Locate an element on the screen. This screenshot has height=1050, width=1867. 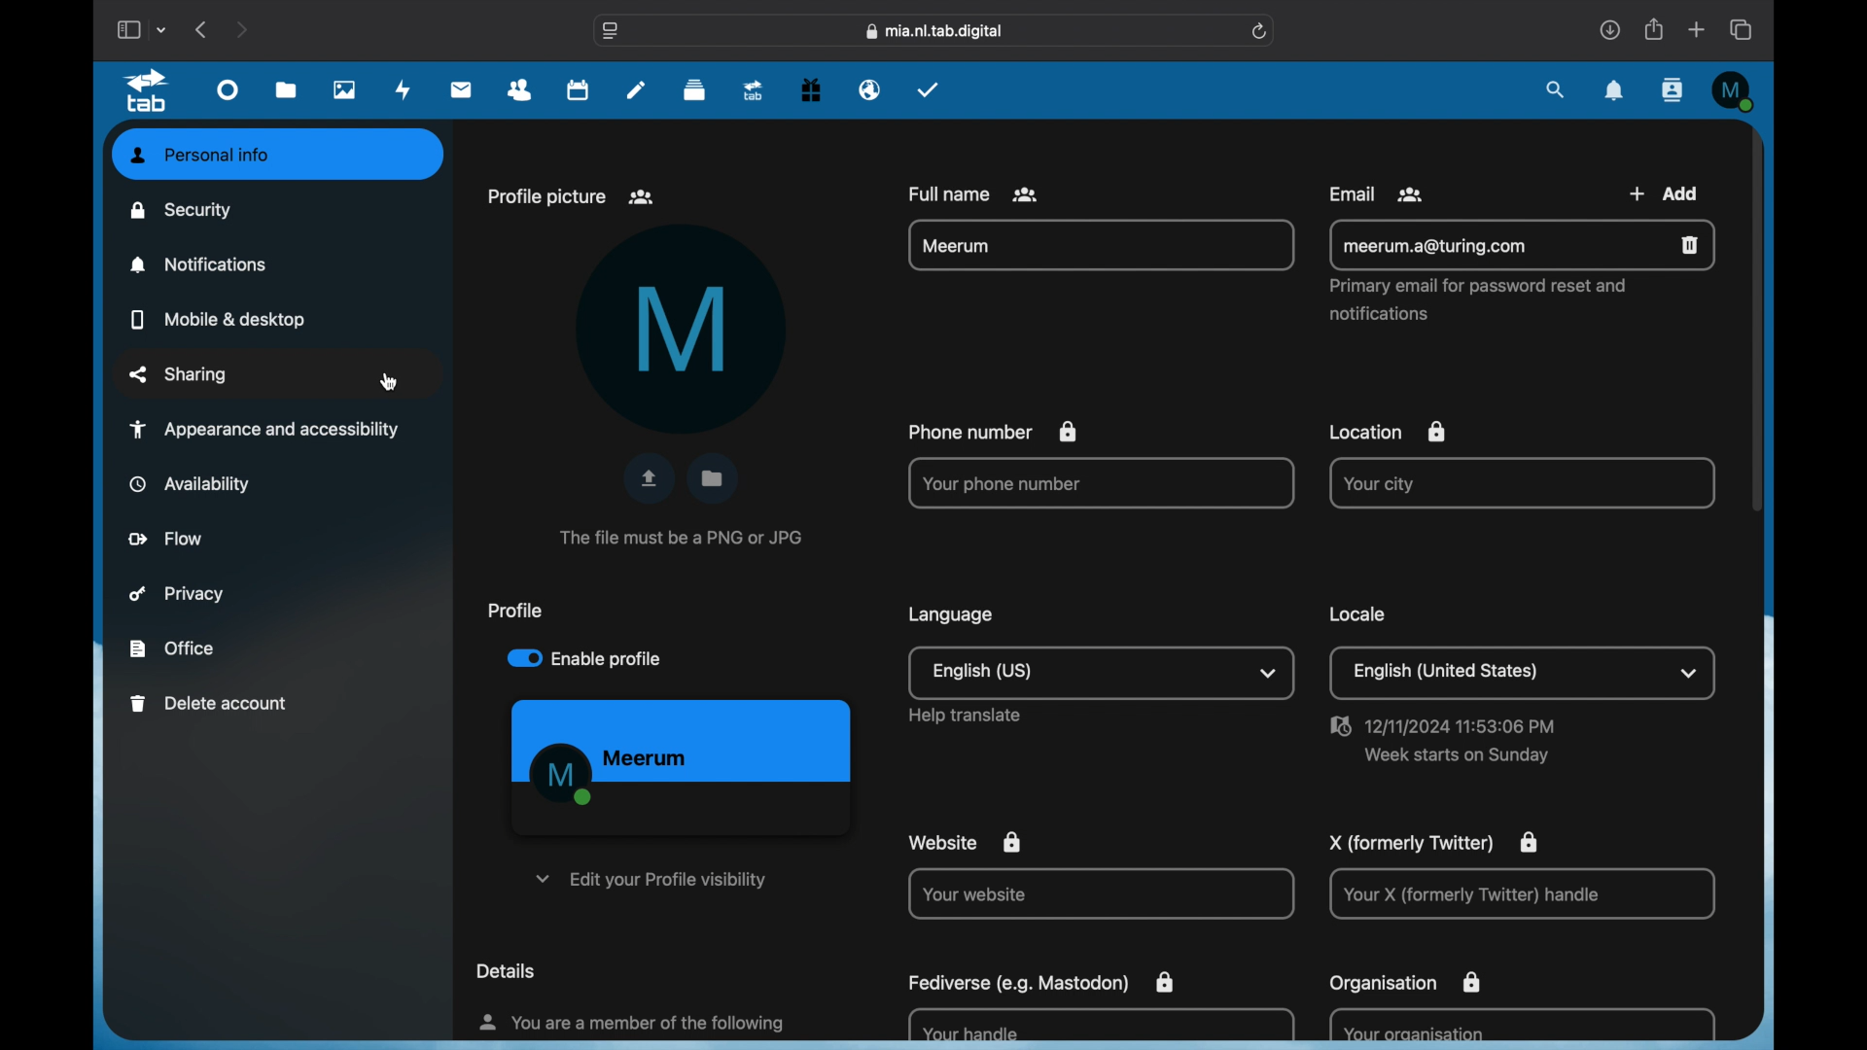
Phone number is located at coordinates (994, 433).